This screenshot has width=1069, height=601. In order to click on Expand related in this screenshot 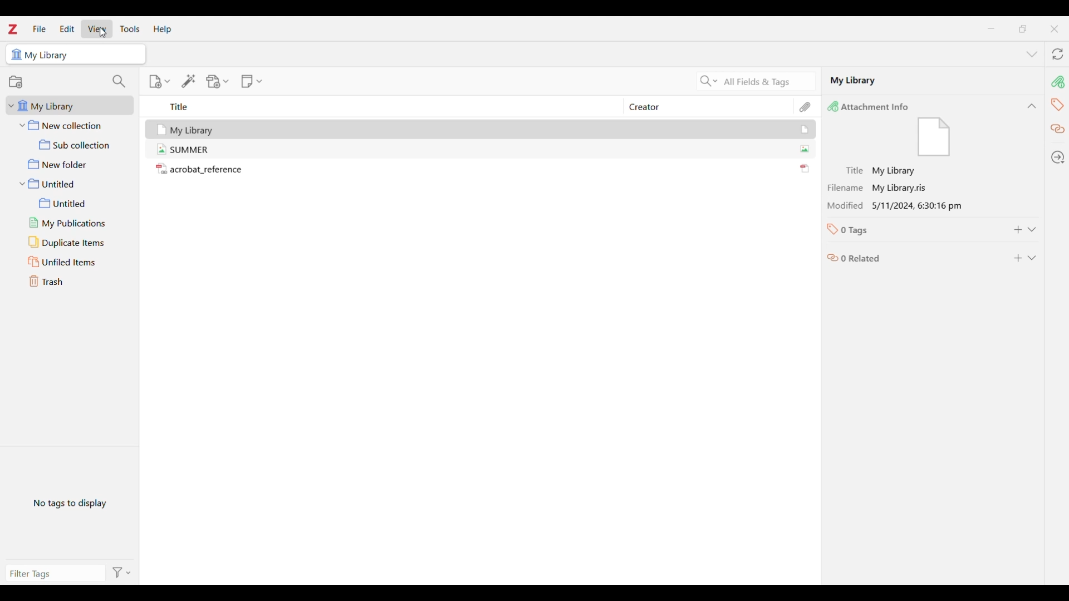, I will do `click(1031, 258)`.